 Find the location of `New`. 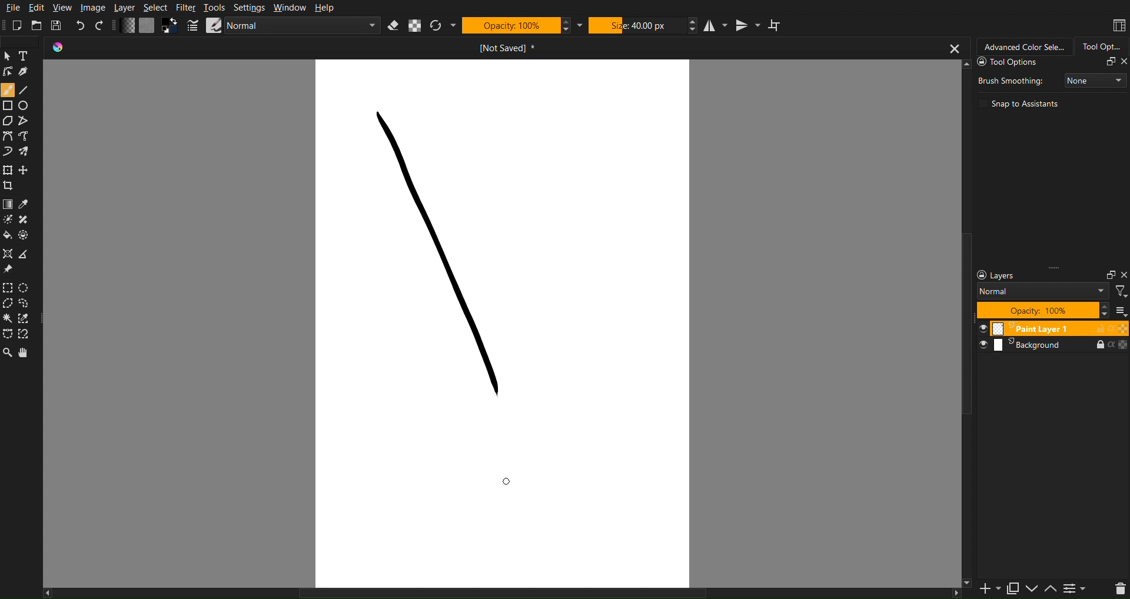

New is located at coordinates (17, 25).